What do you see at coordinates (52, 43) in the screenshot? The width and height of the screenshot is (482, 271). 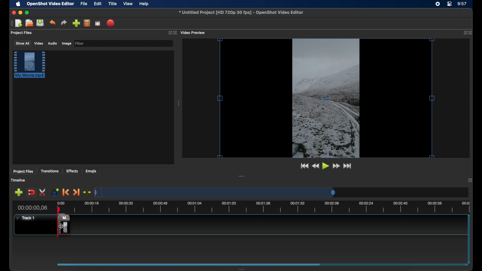 I see `audio` at bounding box center [52, 43].